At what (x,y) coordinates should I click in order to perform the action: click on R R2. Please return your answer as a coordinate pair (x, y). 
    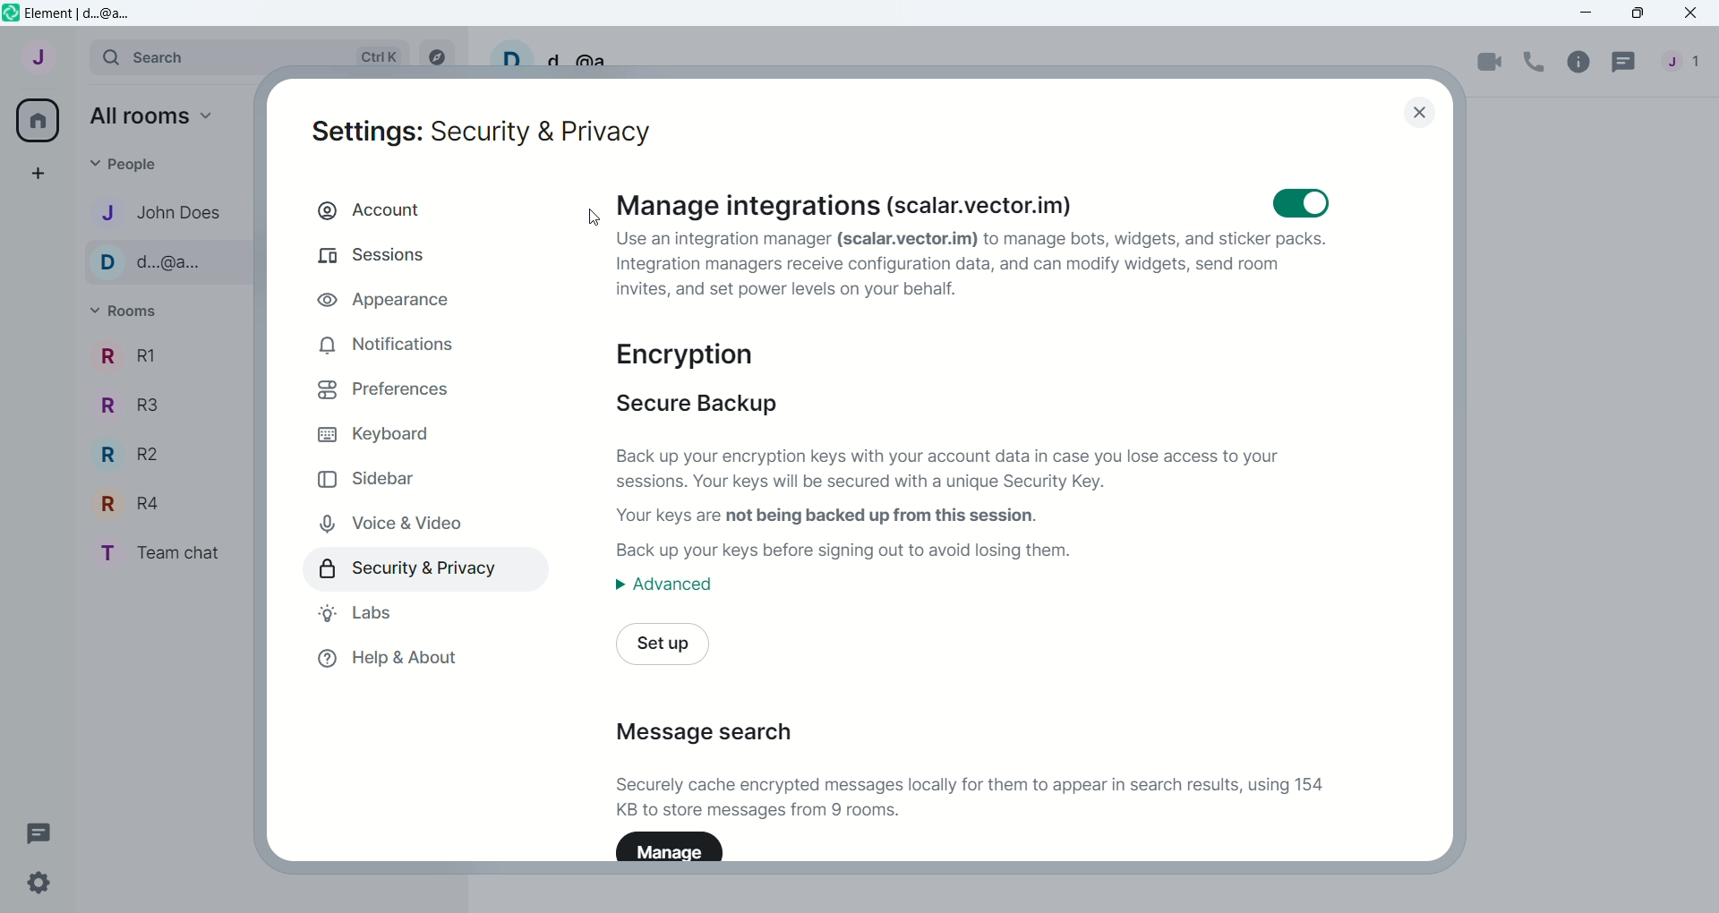
    Looking at the image, I should click on (131, 455).